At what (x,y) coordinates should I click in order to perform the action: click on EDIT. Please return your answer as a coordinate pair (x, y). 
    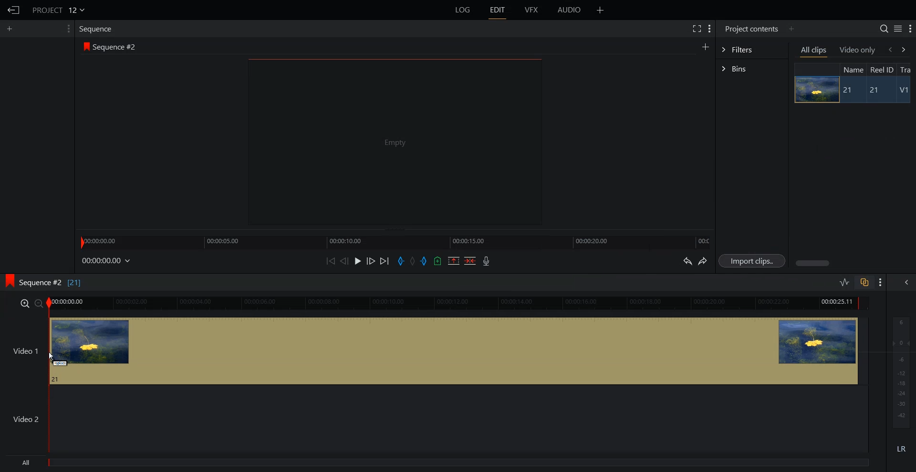
    Looking at the image, I should click on (497, 10).